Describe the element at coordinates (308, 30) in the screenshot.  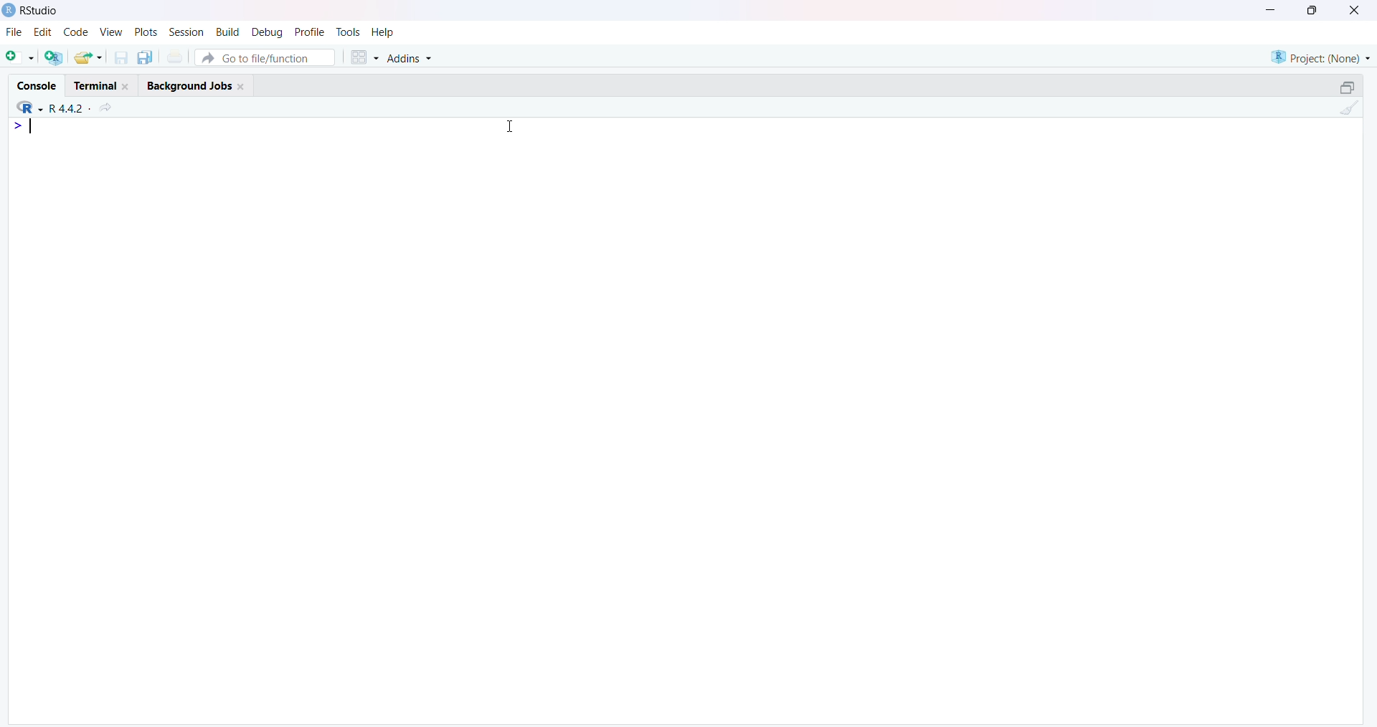
I see `Profile` at that location.